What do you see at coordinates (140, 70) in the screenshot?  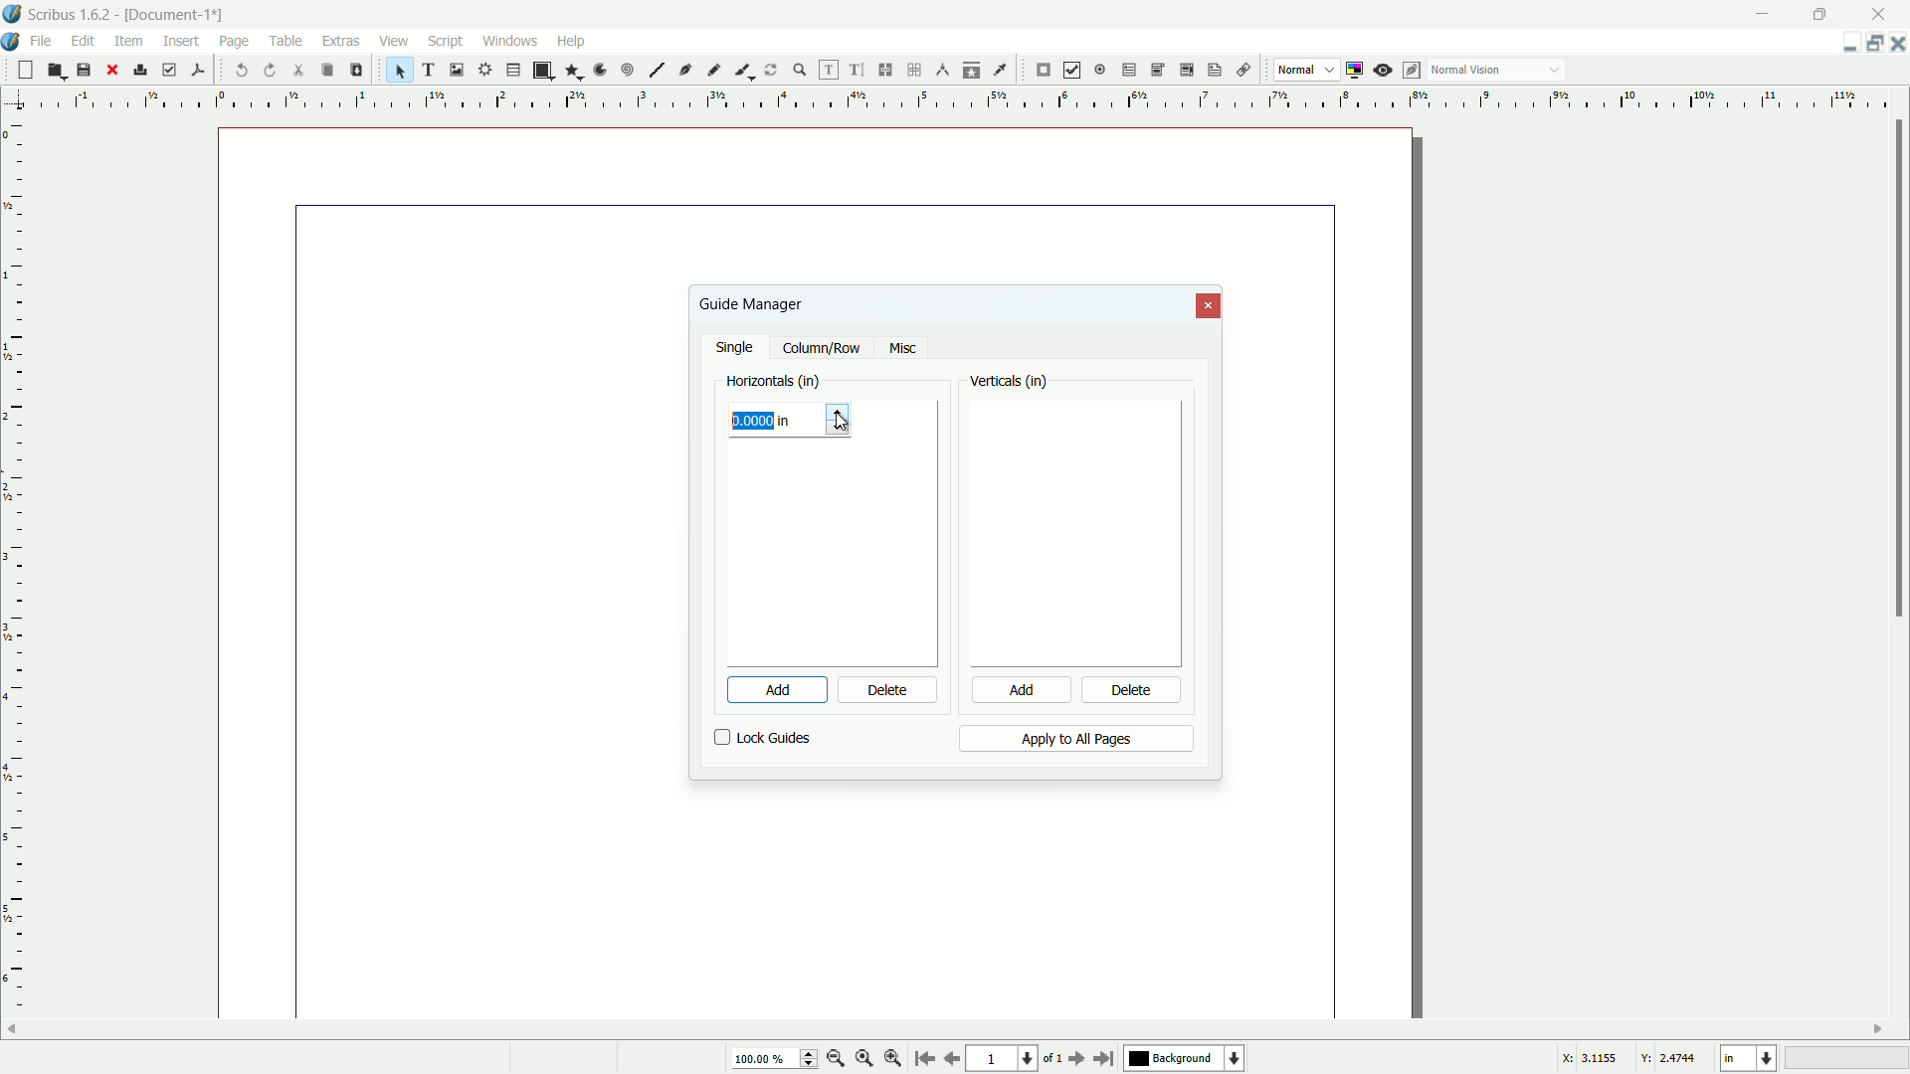 I see `print` at bounding box center [140, 70].